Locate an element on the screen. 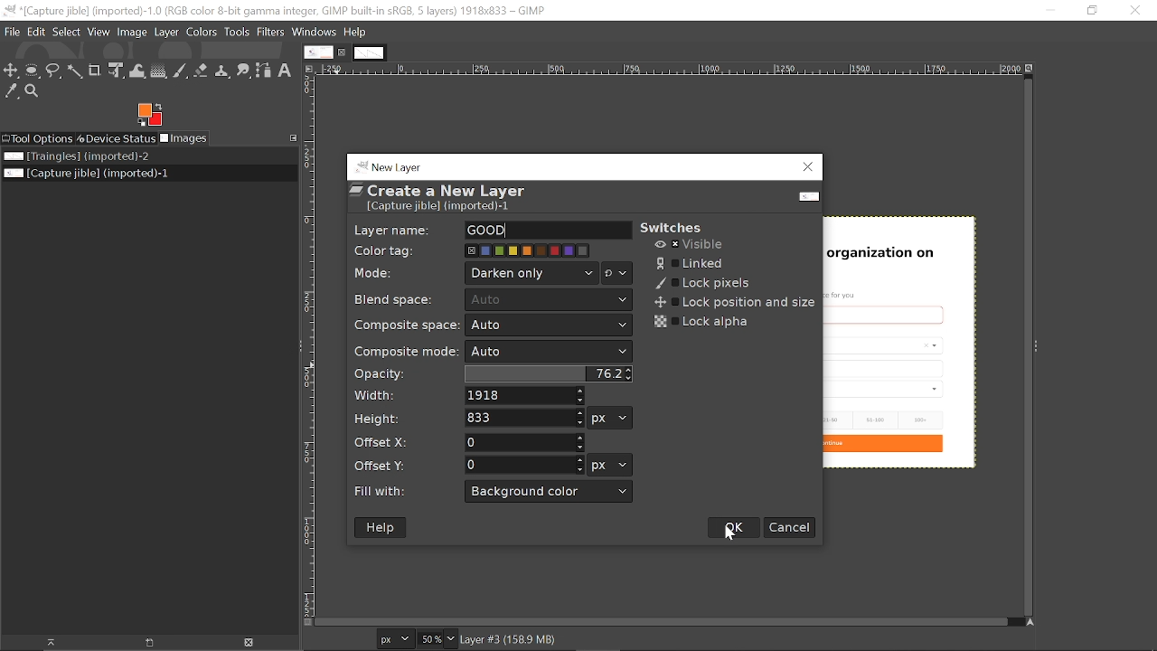 The width and height of the screenshot is (1157, 651). Device status is located at coordinates (117, 139).